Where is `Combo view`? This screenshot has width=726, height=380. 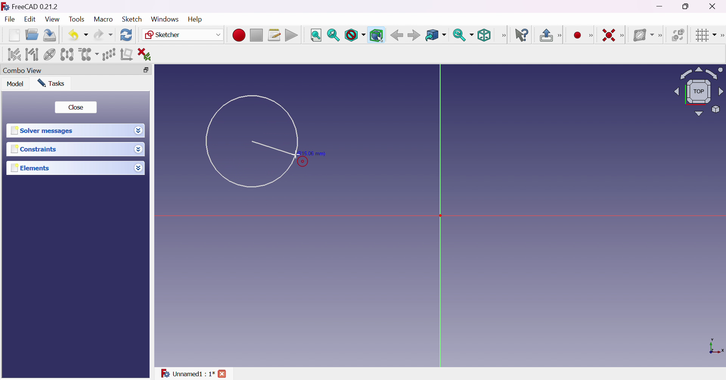
Combo view is located at coordinates (22, 71).